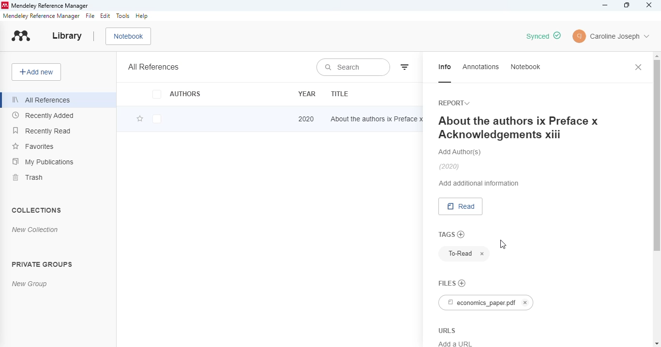 Image resolution: width=661 pixels, height=347 pixels. Describe the element at coordinates (449, 329) in the screenshot. I see `URLS` at that location.